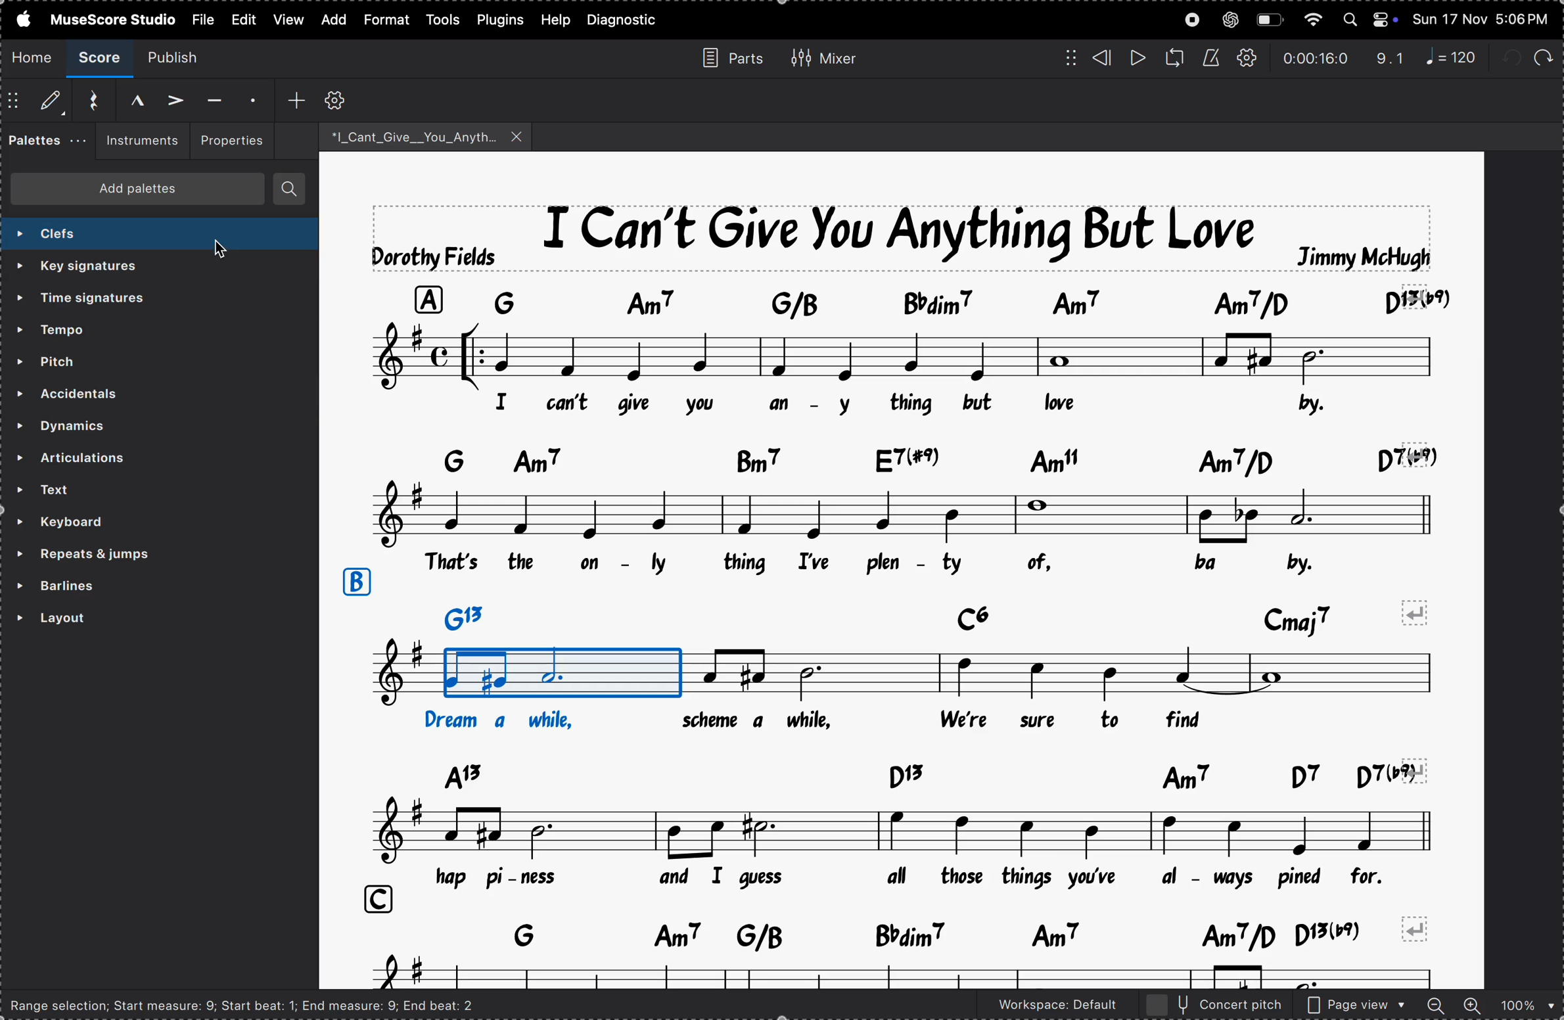 This screenshot has width=1564, height=1020. Describe the element at coordinates (727, 57) in the screenshot. I see `parts` at that location.